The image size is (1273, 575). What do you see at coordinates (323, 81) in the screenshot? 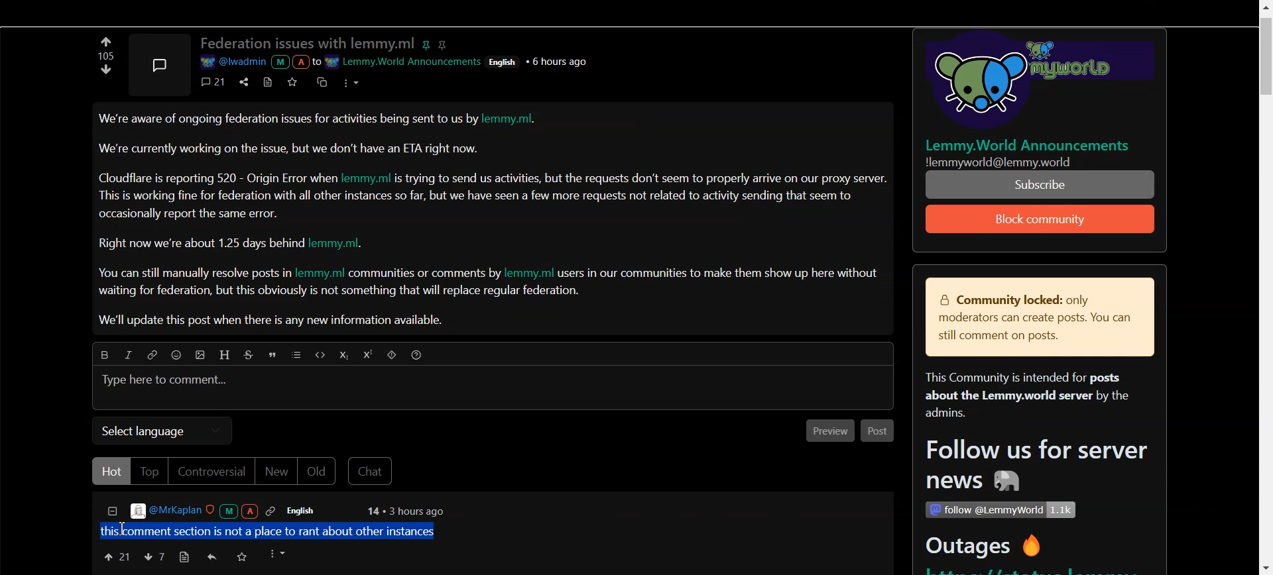
I see `cross posts` at bounding box center [323, 81].